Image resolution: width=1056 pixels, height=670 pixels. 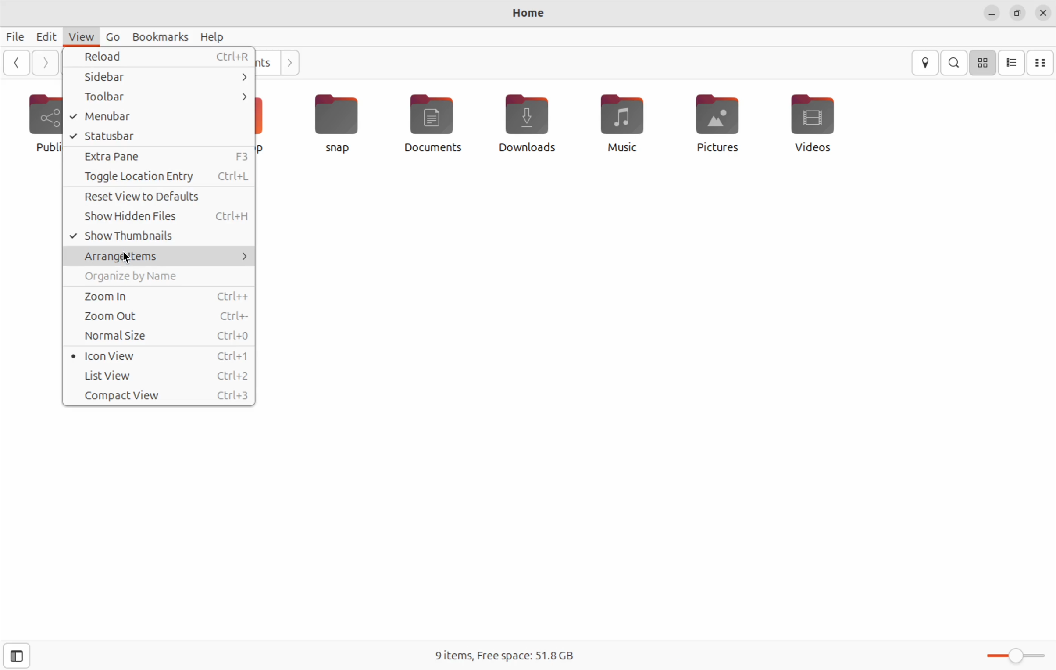 I want to click on forward, so click(x=45, y=62).